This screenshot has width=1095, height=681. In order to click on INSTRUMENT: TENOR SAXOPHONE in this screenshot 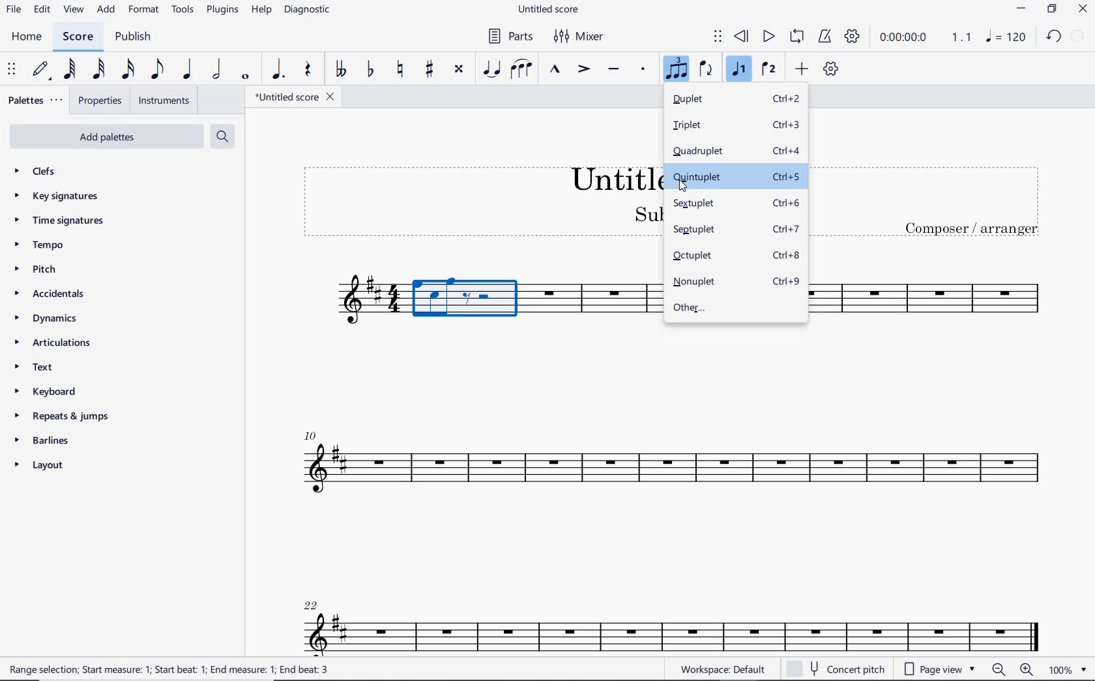, I will do `click(343, 304)`.